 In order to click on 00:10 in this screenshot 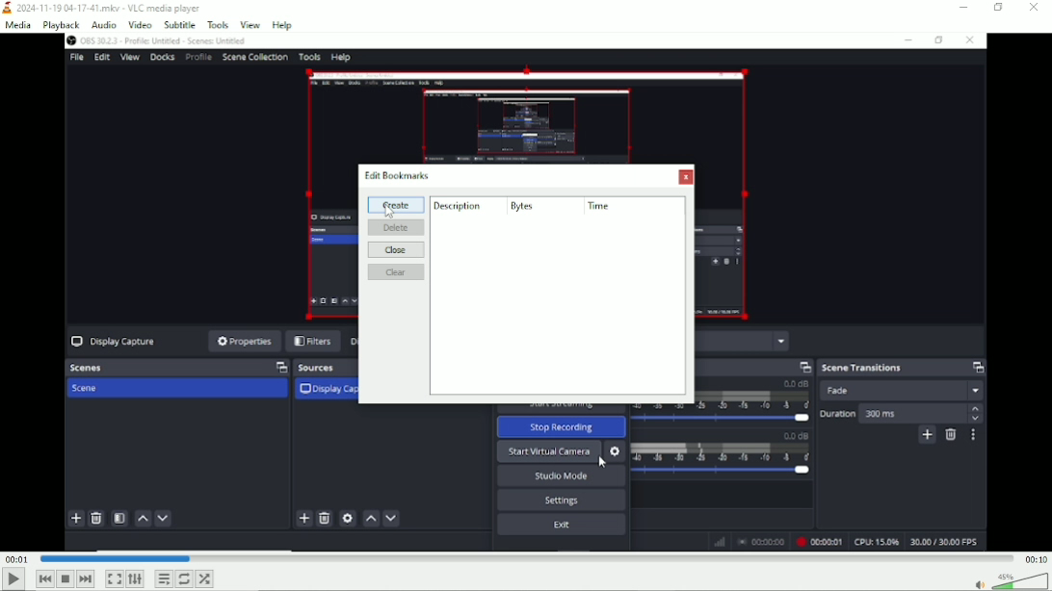, I will do `click(1037, 558)`.